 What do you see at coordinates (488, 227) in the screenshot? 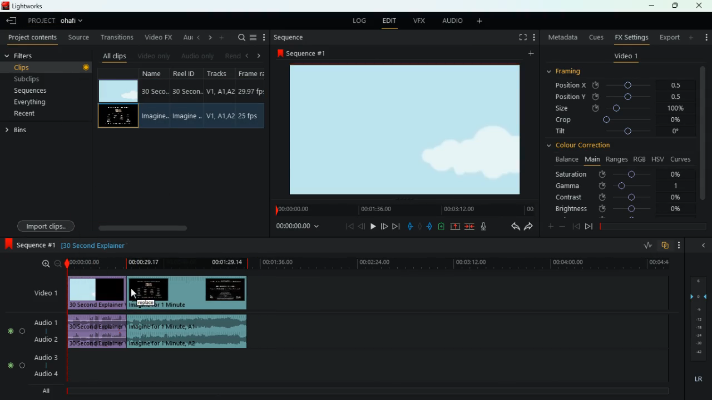
I see `mic` at bounding box center [488, 227].